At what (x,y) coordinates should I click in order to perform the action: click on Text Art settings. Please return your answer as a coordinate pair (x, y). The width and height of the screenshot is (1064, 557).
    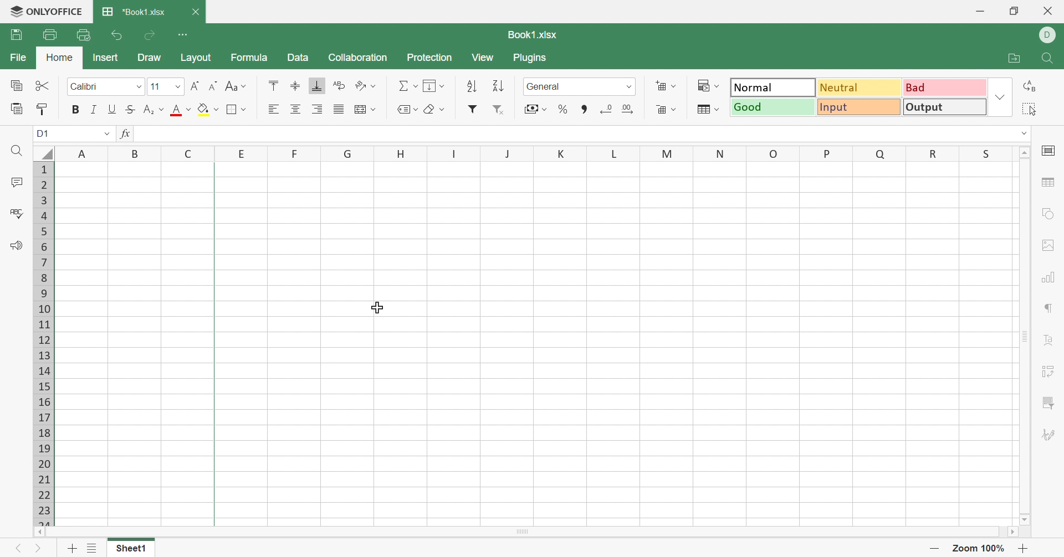
    Looking at the image, I should click on (1049, 340).